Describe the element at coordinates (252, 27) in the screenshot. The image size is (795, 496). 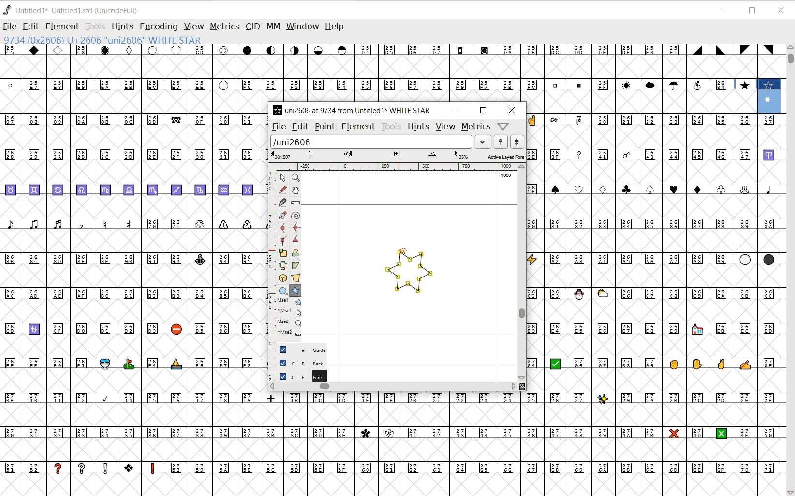
I see `CID` at that location.